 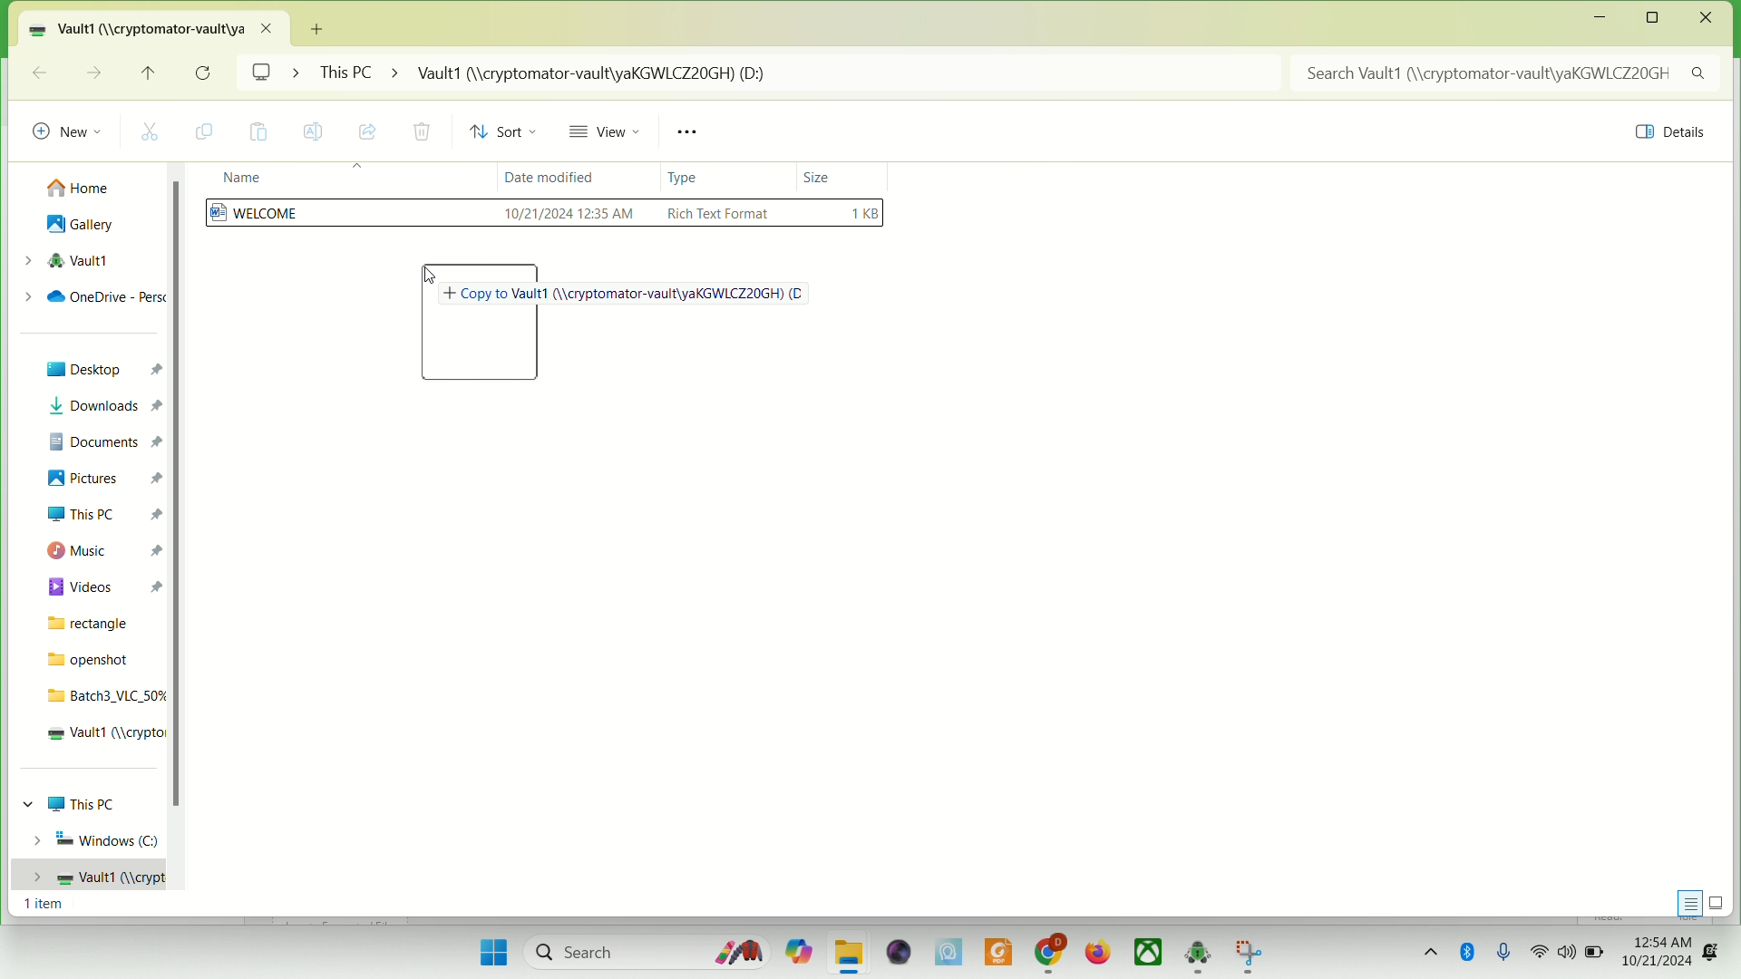 What do you see at coordinates (1707, 18) in the screenshot?
I see `close` at bounding box center [1707, 18].